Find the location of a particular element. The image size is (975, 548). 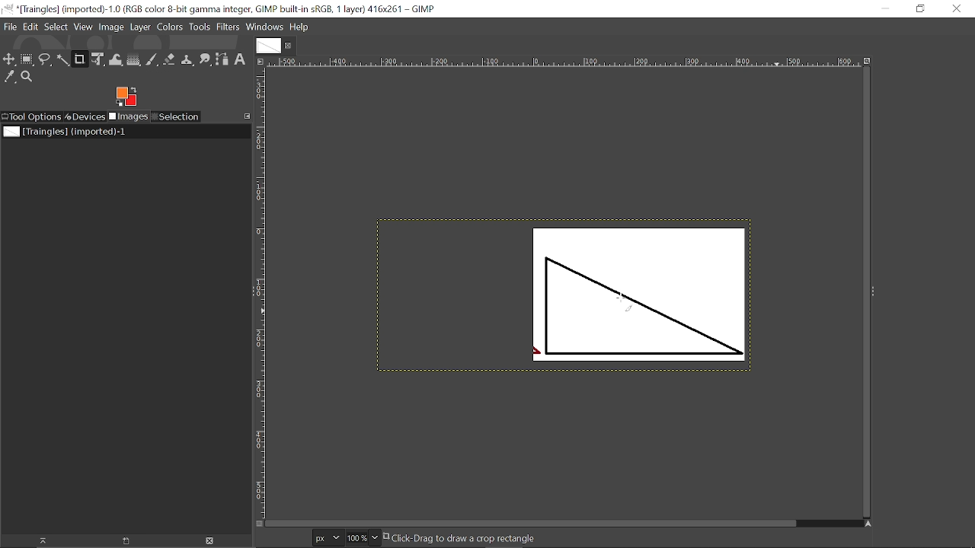

Minimize is located at coordinates (891, 8).